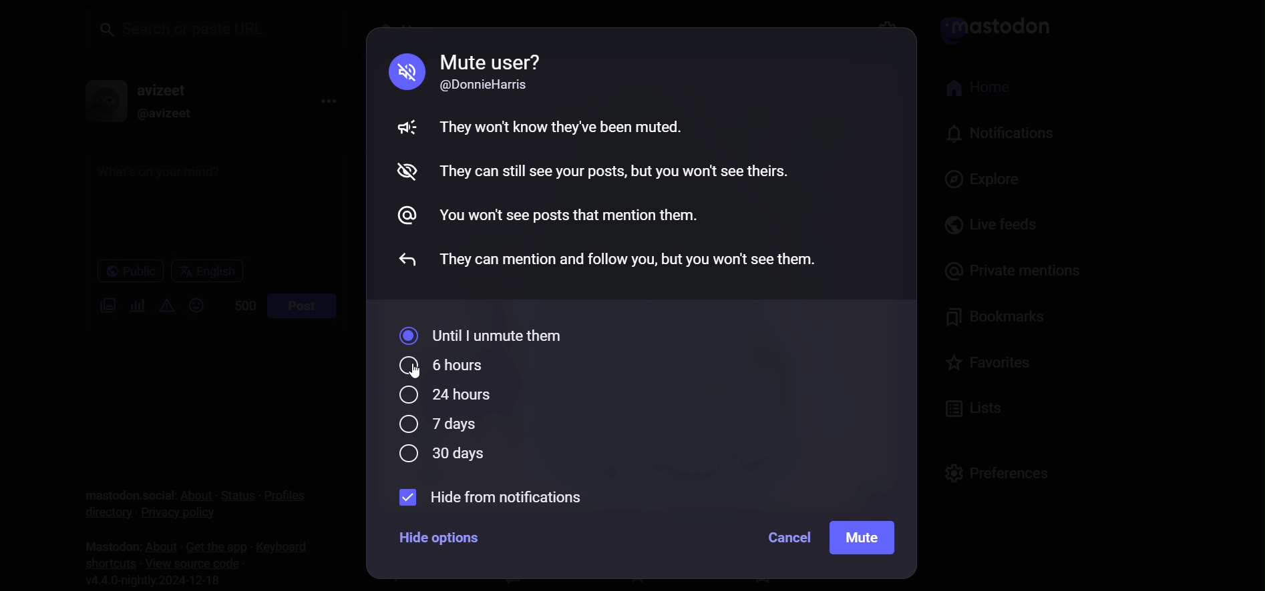 The width and height of the screenshot is (1265, 591). What do you see at coordinates (402, 71) in the screenshot?
I see `mute` at bounding box center [402, 71].